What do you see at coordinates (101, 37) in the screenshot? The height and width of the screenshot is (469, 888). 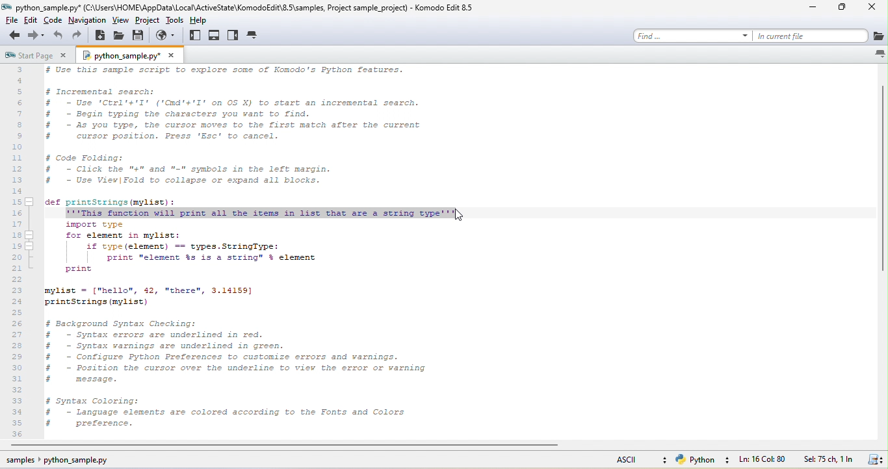 I see `new` at bounding box center [101, 37].